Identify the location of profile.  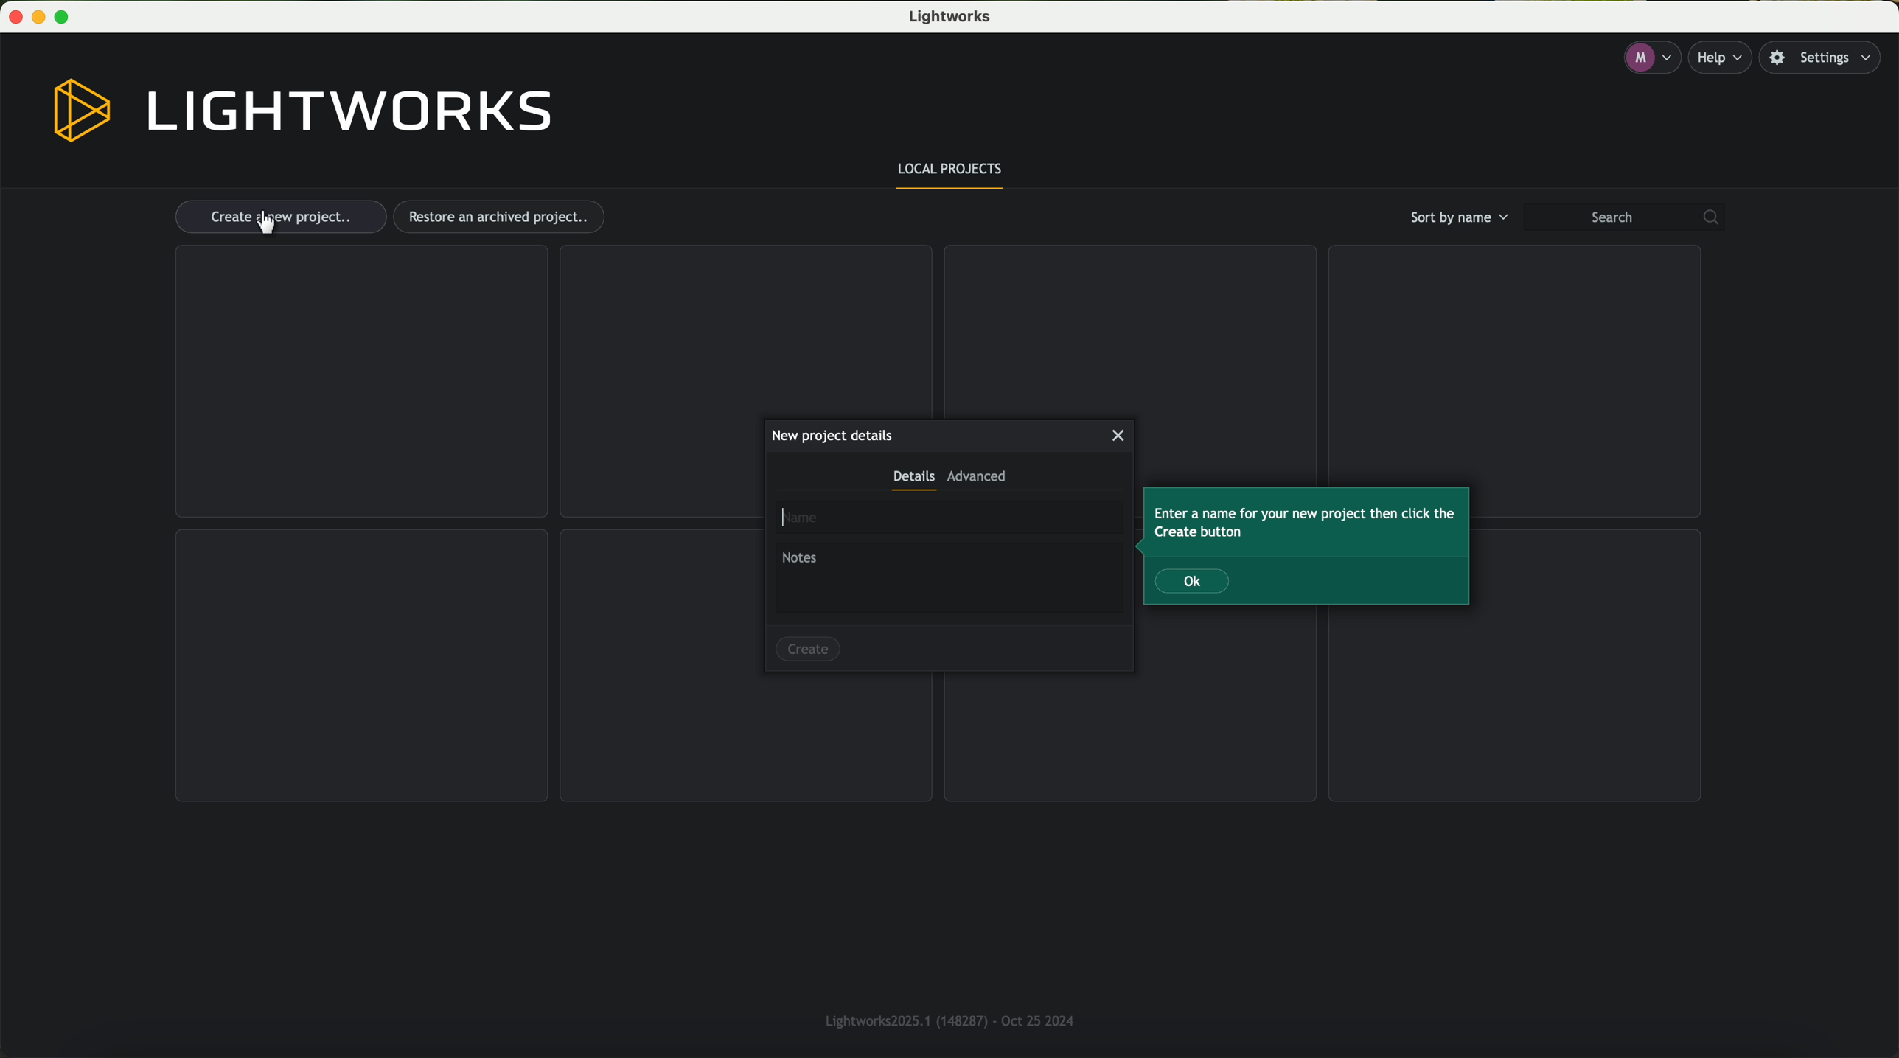
(1650, 58).